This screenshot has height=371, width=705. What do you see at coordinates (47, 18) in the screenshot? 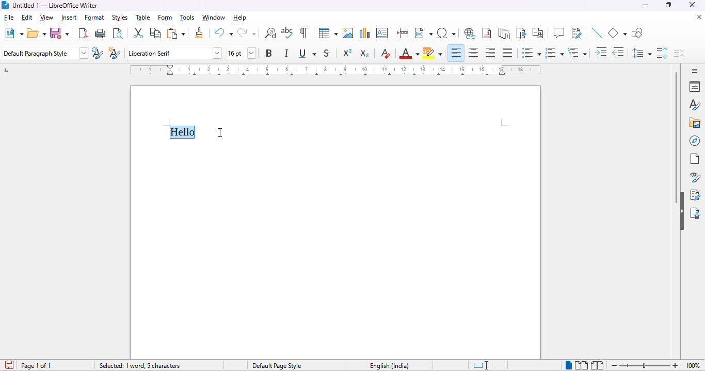
I see `view` at bounding box center [47, 18].